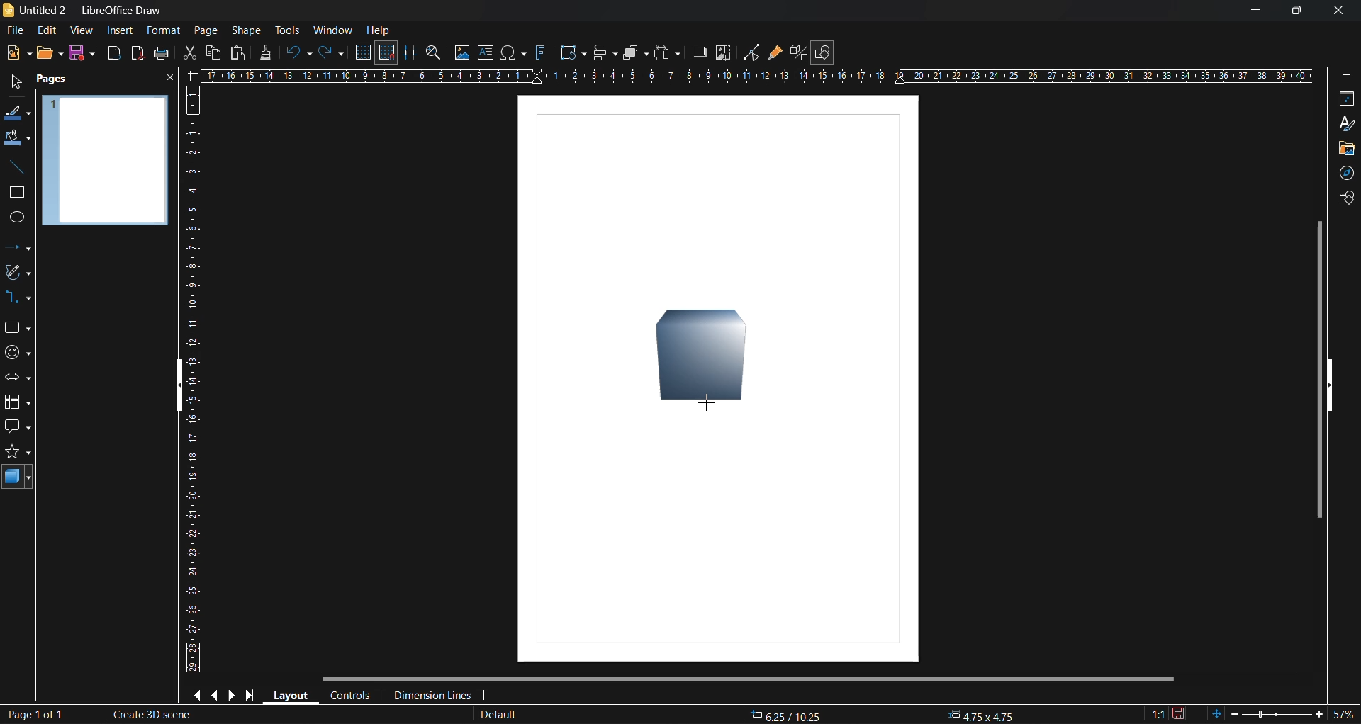 The height and width of the screenshot is (724, 1361). I want to click on horizontal scroll bar, so click(752, 679).